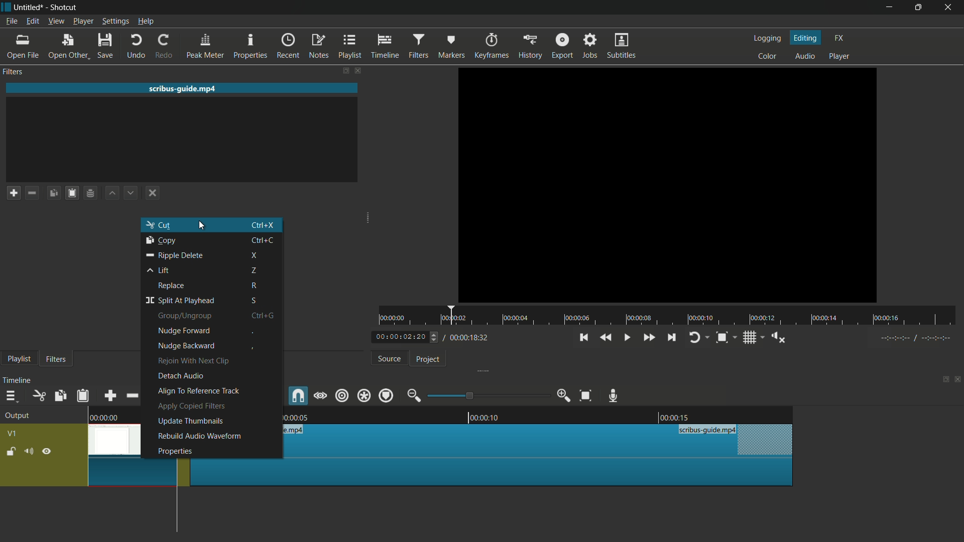 The image size is (964, 542). Describe the element at coordinates (262, 240) in the screenshot. I see `keyboard shortcut` at that location.